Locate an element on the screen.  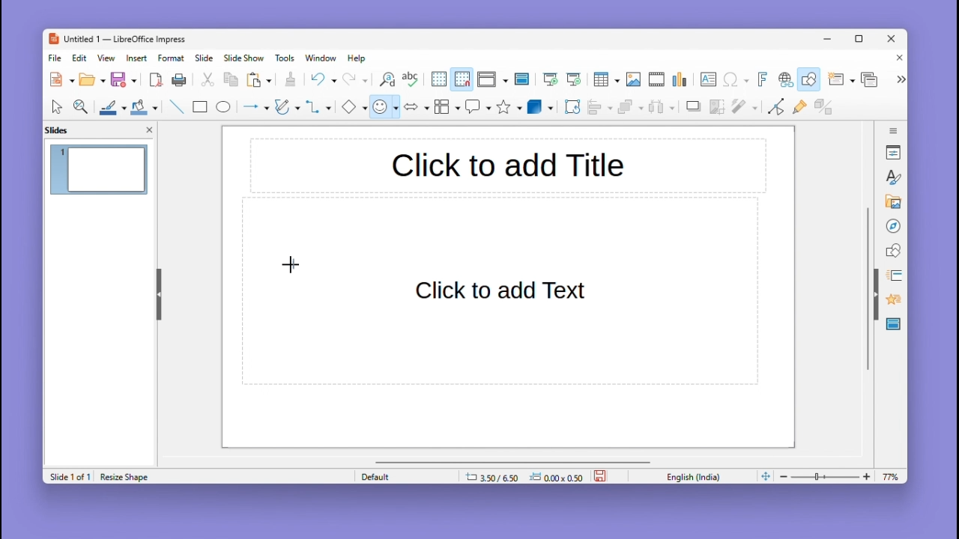
snap to grid is located at coordinates (462, 79).